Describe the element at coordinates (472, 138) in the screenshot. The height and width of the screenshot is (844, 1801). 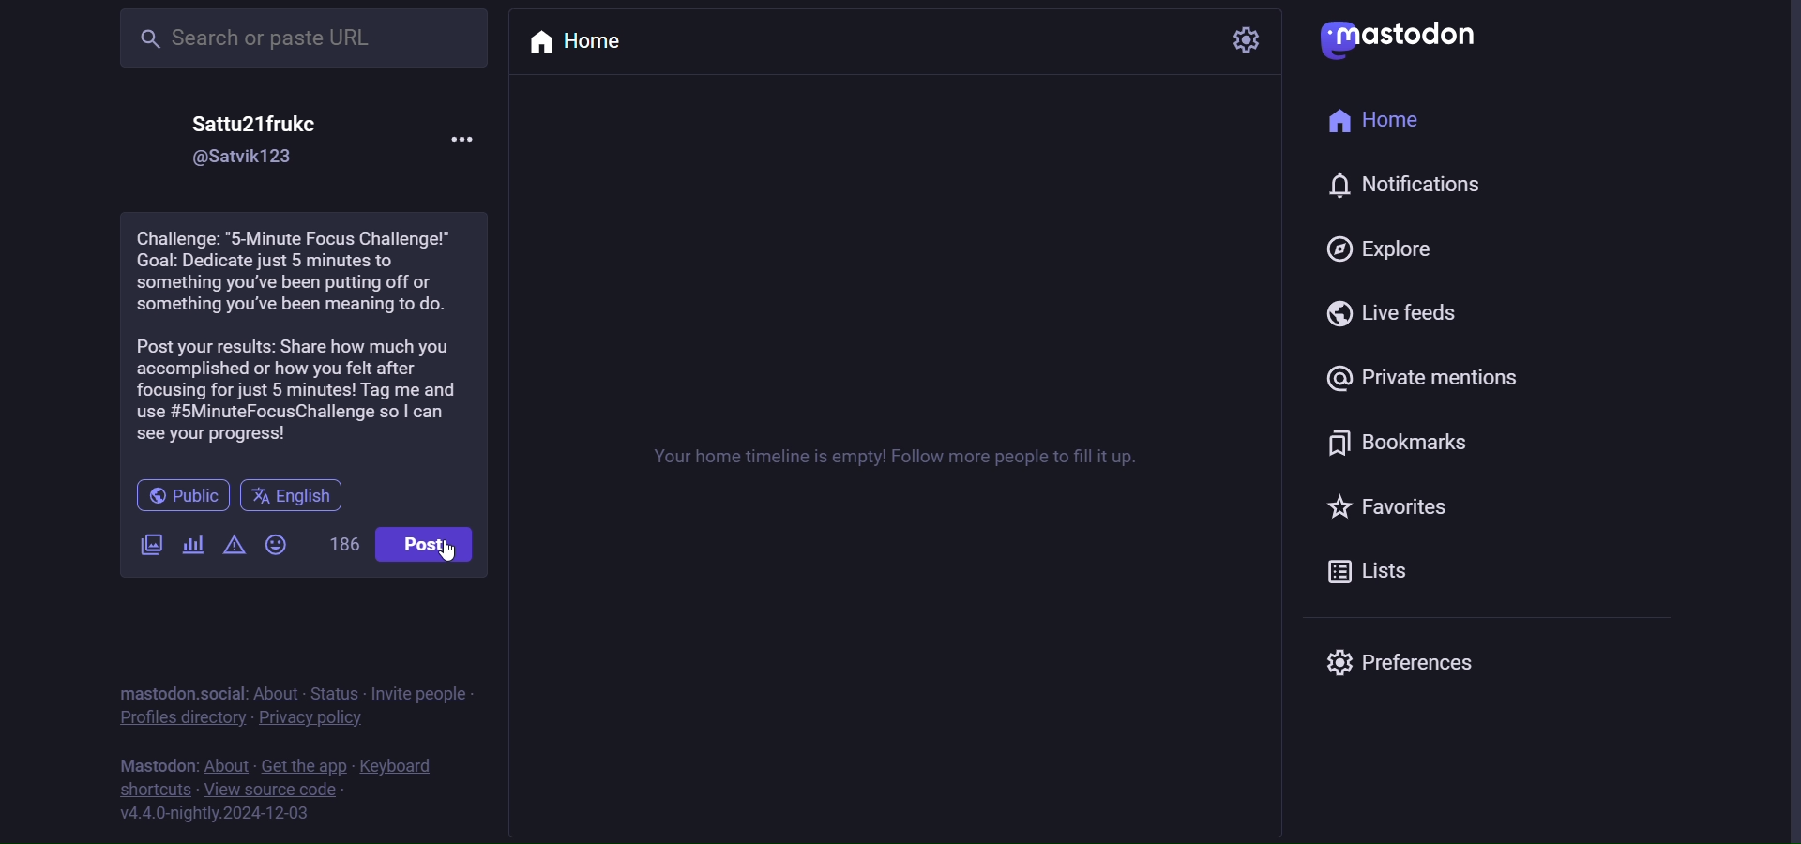
I see `more` at that location.